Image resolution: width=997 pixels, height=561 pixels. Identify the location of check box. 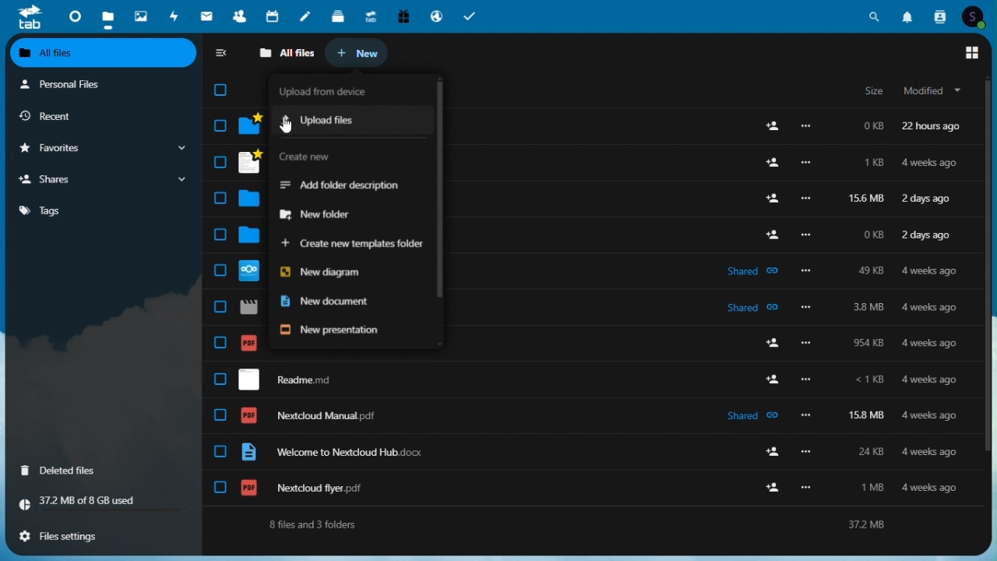
(220, 125).